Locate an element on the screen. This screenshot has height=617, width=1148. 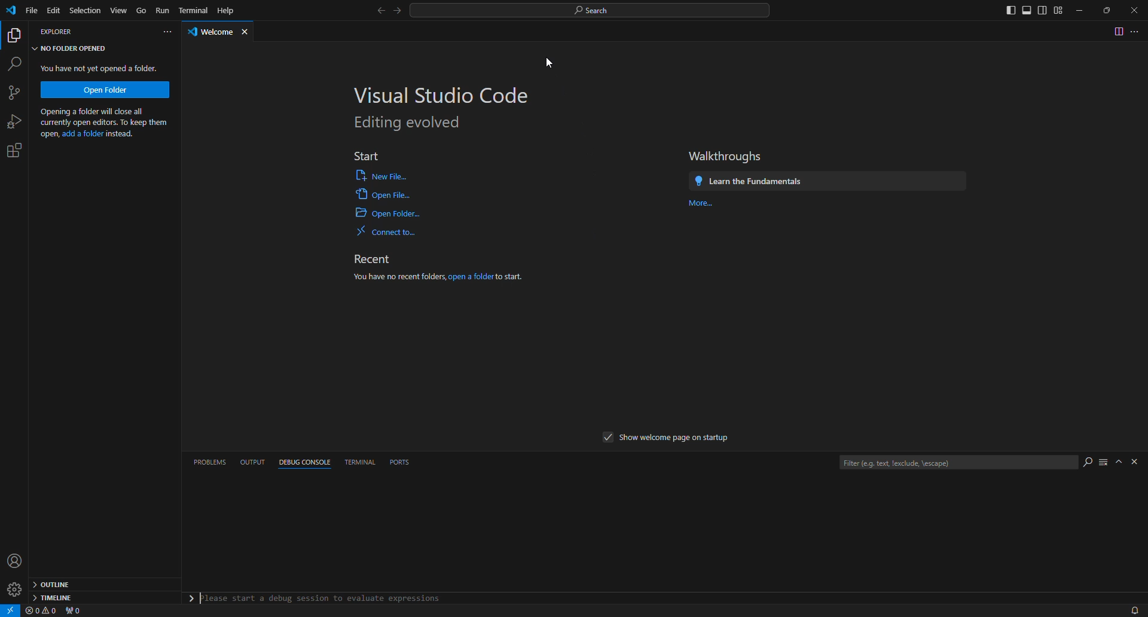
Connect to is located at coordinates (385, 234).